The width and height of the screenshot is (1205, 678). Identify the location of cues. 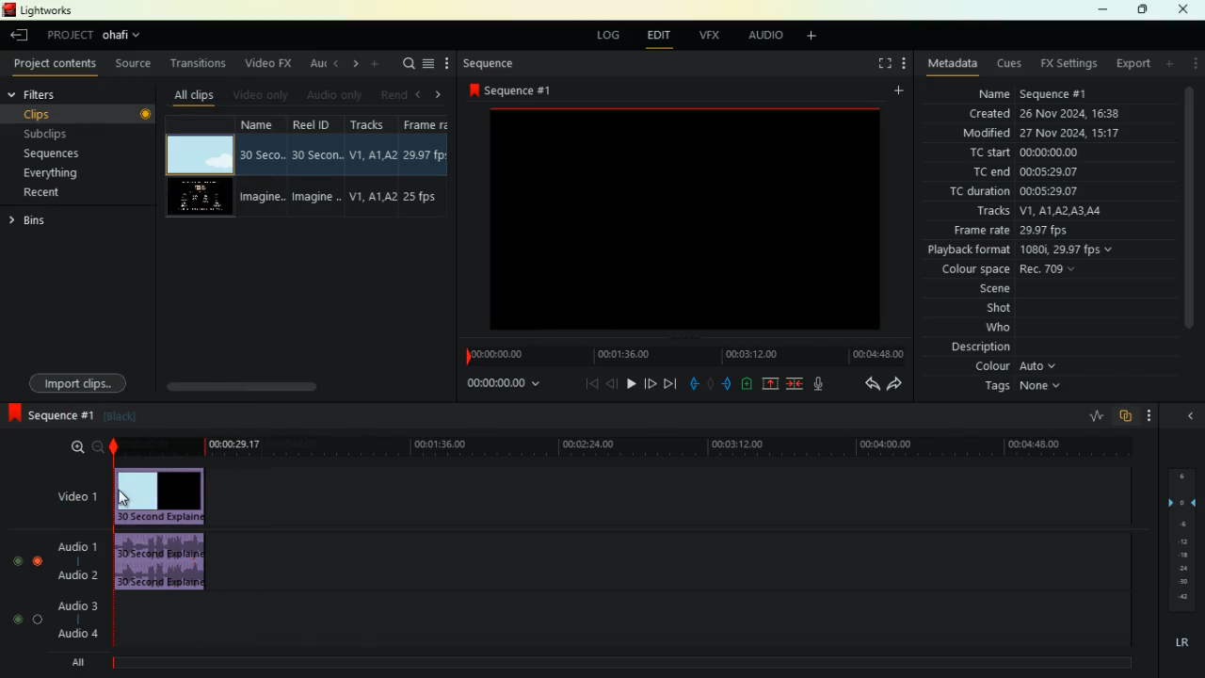
(1011, 64).